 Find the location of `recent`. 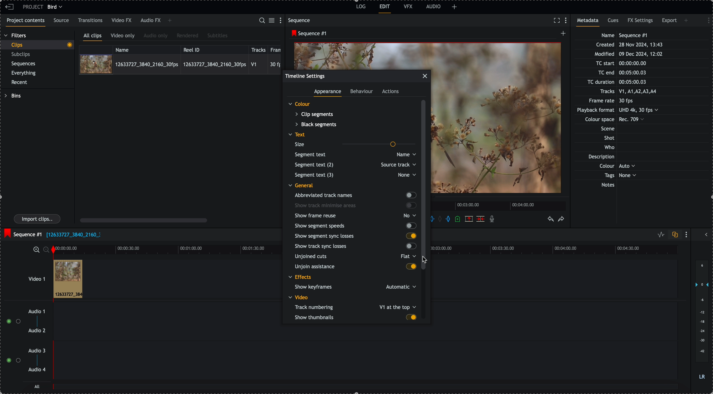

recent is located at coordinates (20, 83).